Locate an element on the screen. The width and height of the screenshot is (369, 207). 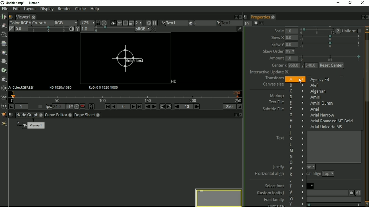
 is located at coordinates (4, 44).